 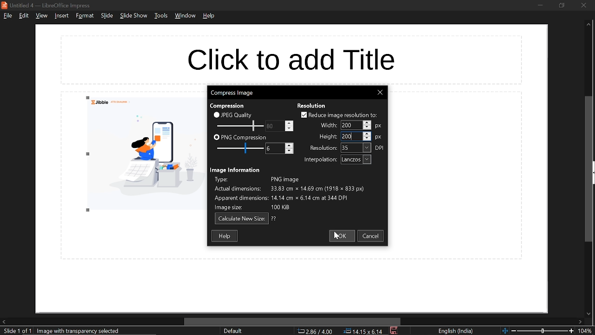 What do you see at coordinates (107, 16) in the screenshot?
I see `slide` at bounding box center [107, 16].